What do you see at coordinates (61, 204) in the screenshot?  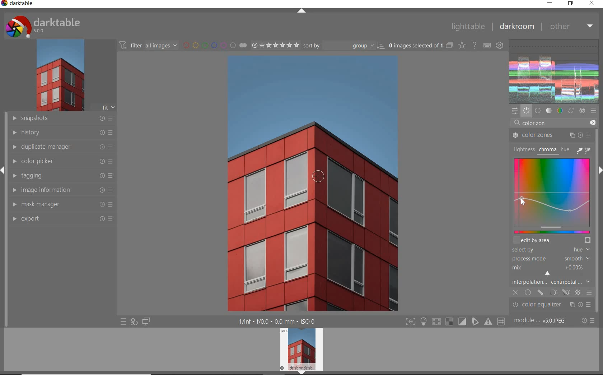 I see `mask manager` at bounding box center [61, 204].